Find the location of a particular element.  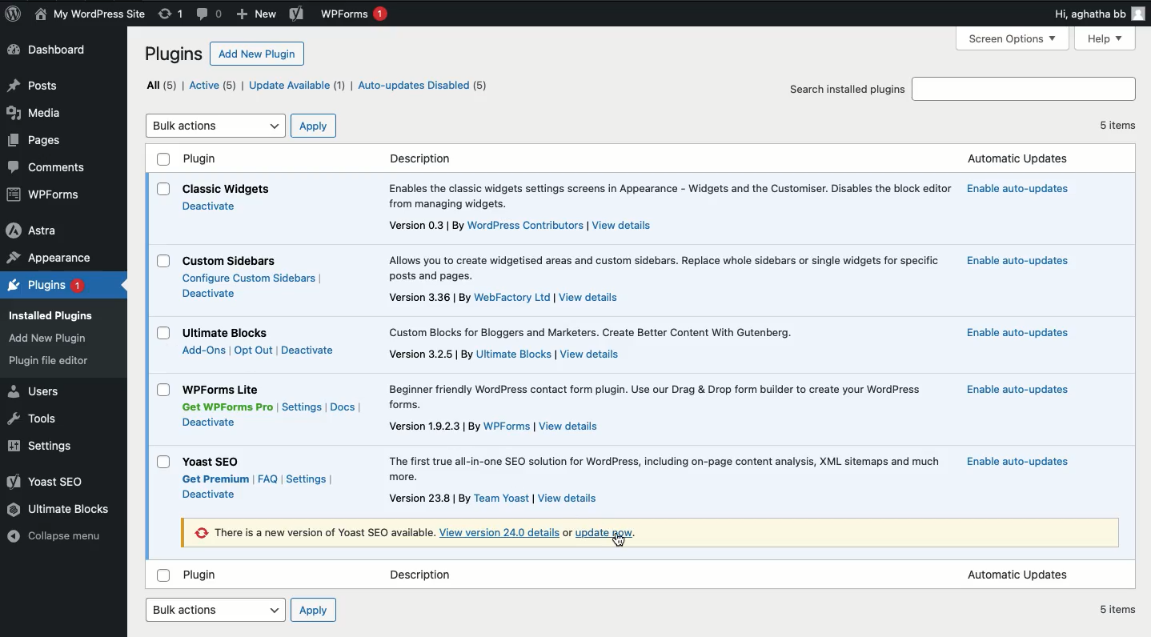

Description is located at coordinates (421, 158).